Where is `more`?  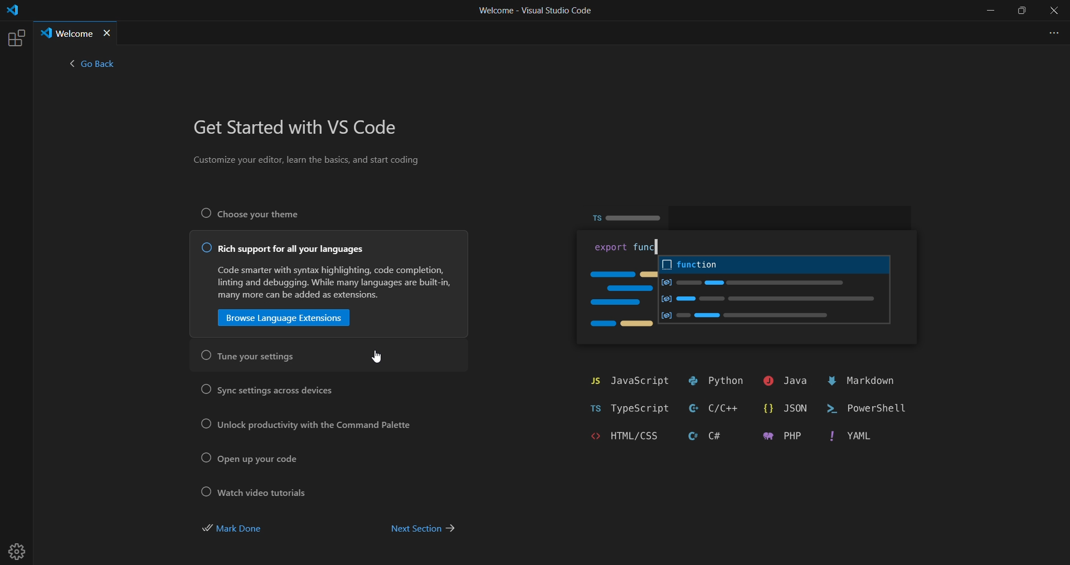 more is located at coordinates (1051, 32).